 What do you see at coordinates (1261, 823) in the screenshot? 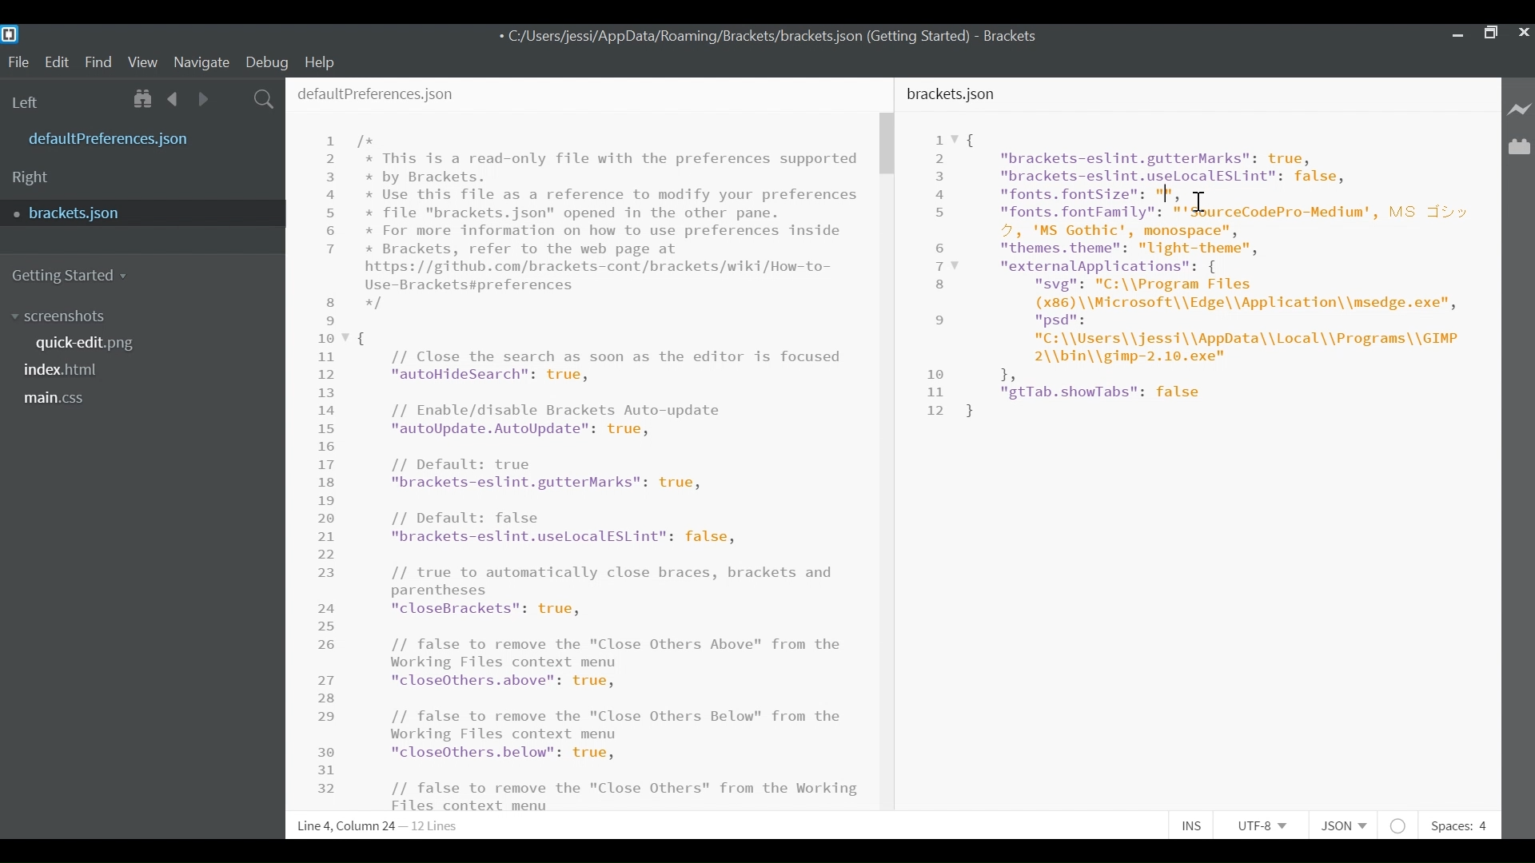
I see `UTF-8` at bounding box center [1261, 823].